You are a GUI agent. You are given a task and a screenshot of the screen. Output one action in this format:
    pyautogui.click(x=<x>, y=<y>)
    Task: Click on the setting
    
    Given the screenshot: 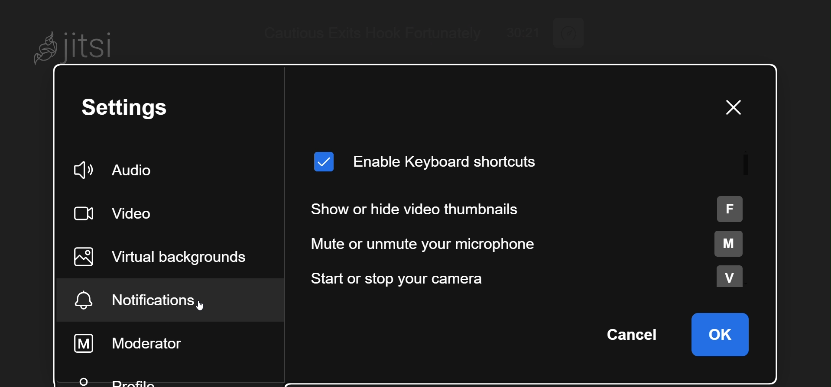 What is the action you would take?
    pyautogui.click(x=130, y=110)
    